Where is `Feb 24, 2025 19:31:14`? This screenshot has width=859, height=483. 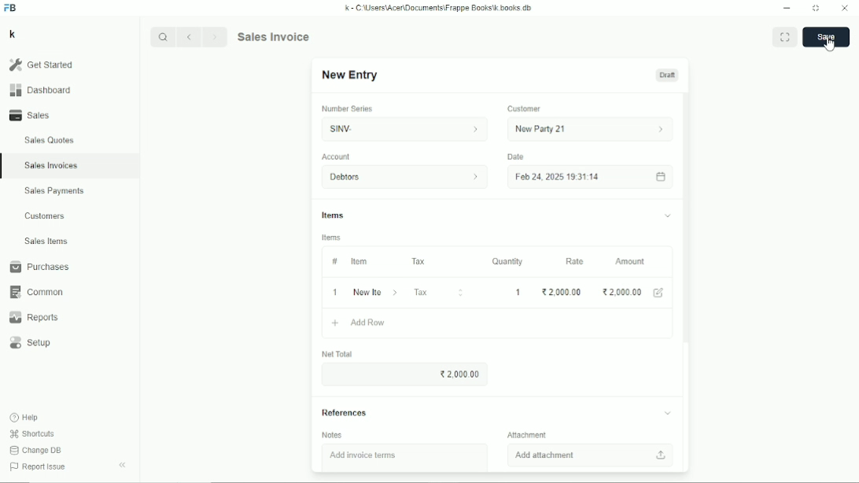
Feb 24, 2025 19:31:14 is located at coordinates (592, 177).